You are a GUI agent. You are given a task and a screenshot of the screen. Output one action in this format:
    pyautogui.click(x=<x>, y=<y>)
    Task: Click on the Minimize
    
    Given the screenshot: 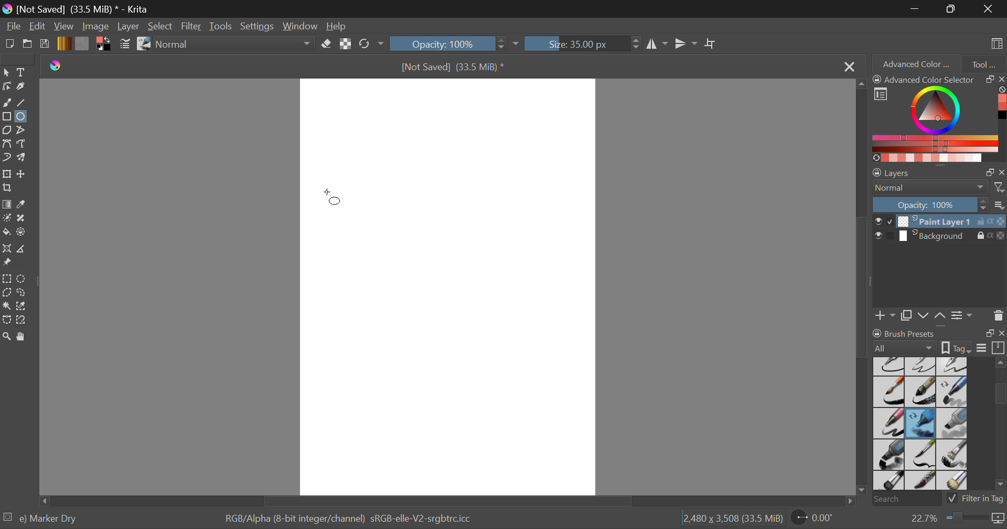 What is the action you would take?
    pyautogui.click(x=953, y=9)
    